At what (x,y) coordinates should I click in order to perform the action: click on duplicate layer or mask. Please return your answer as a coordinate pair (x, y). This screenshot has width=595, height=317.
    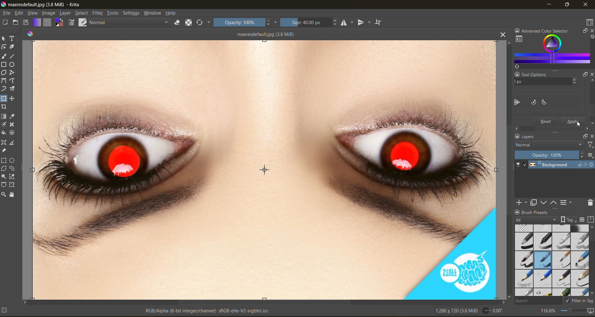
    Looking at the image, I should click on (535, 202).